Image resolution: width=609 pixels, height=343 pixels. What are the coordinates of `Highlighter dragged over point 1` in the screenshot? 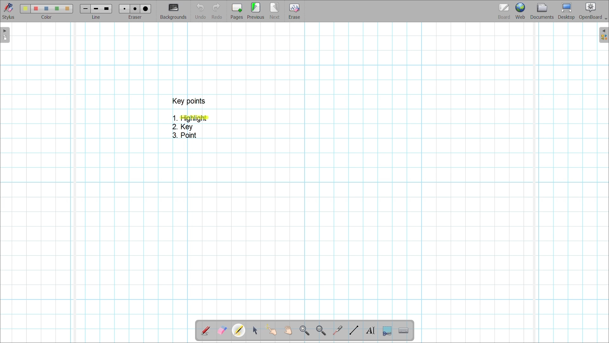 It's located at (194, 118).